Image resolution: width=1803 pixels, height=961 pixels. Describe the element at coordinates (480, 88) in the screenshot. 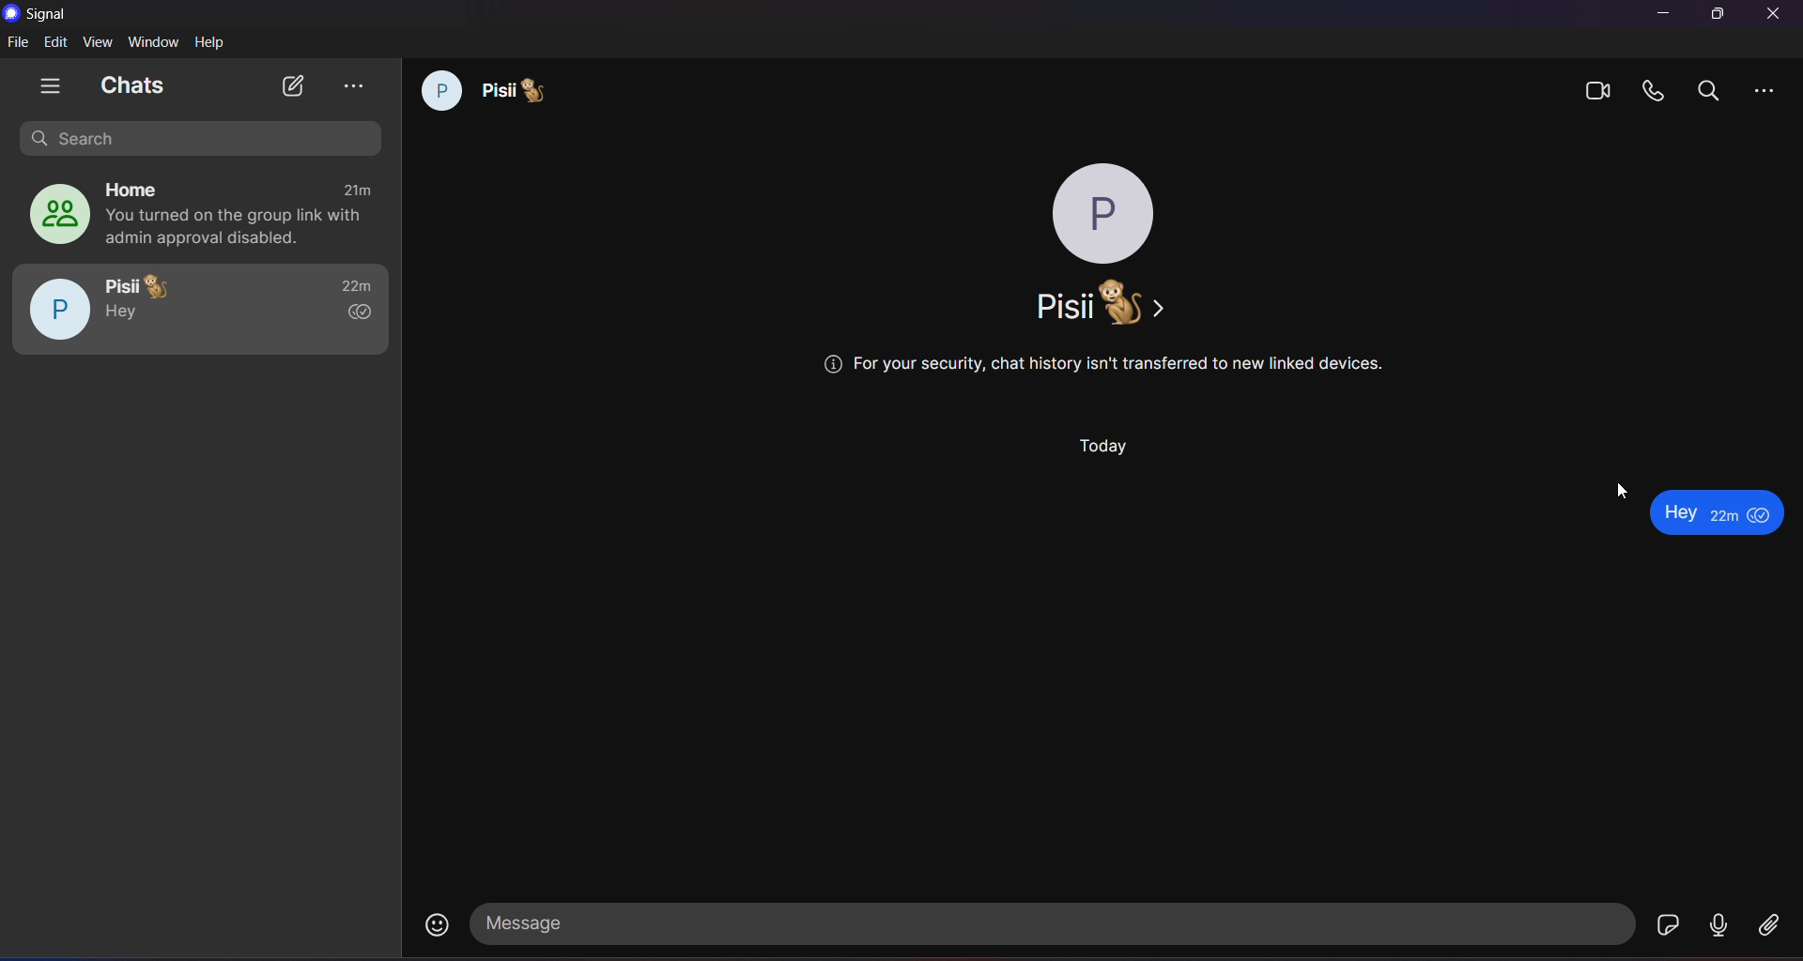

I see `chat` at that location.